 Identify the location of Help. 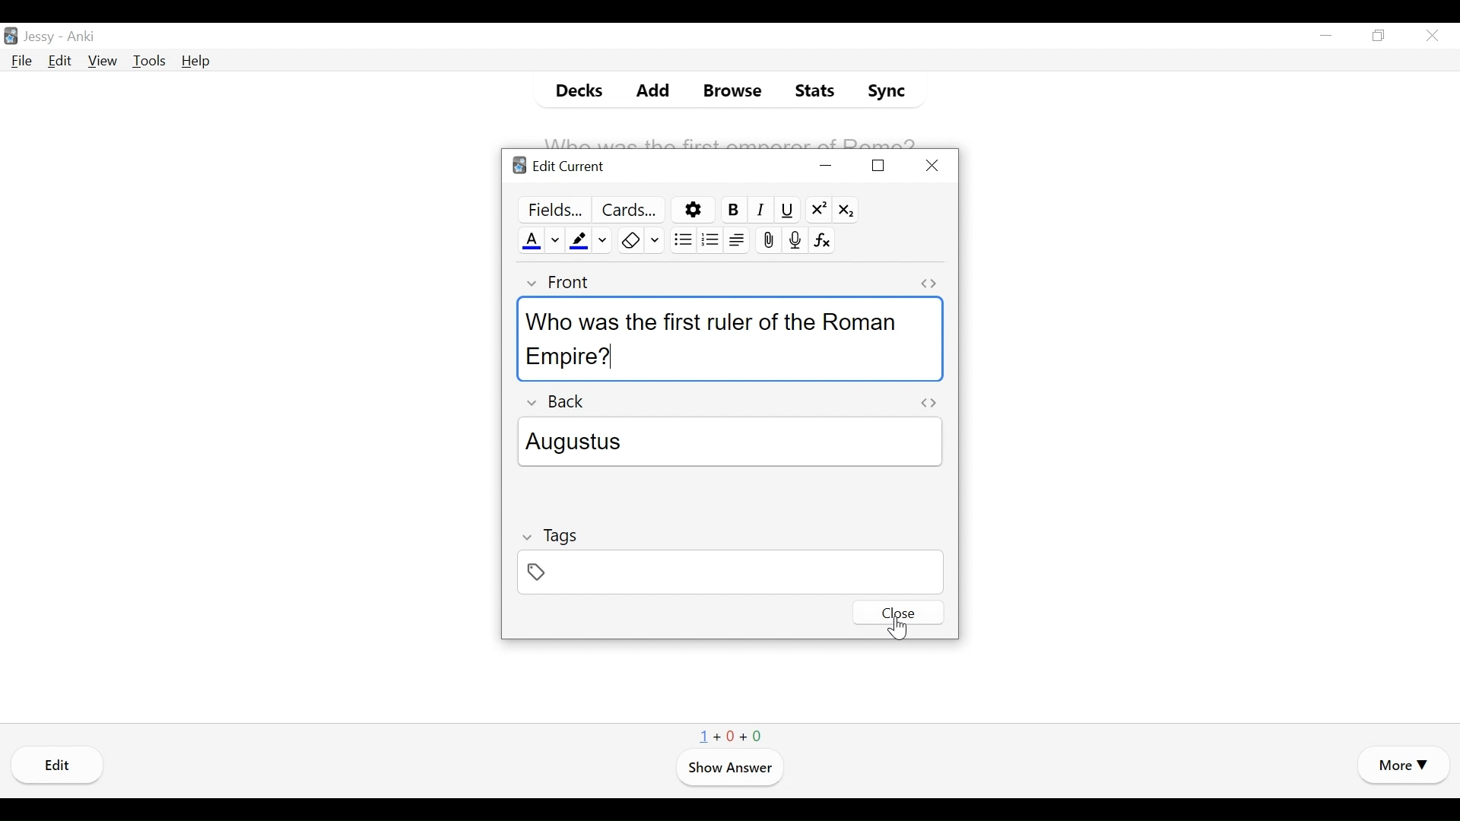
(197, 62).